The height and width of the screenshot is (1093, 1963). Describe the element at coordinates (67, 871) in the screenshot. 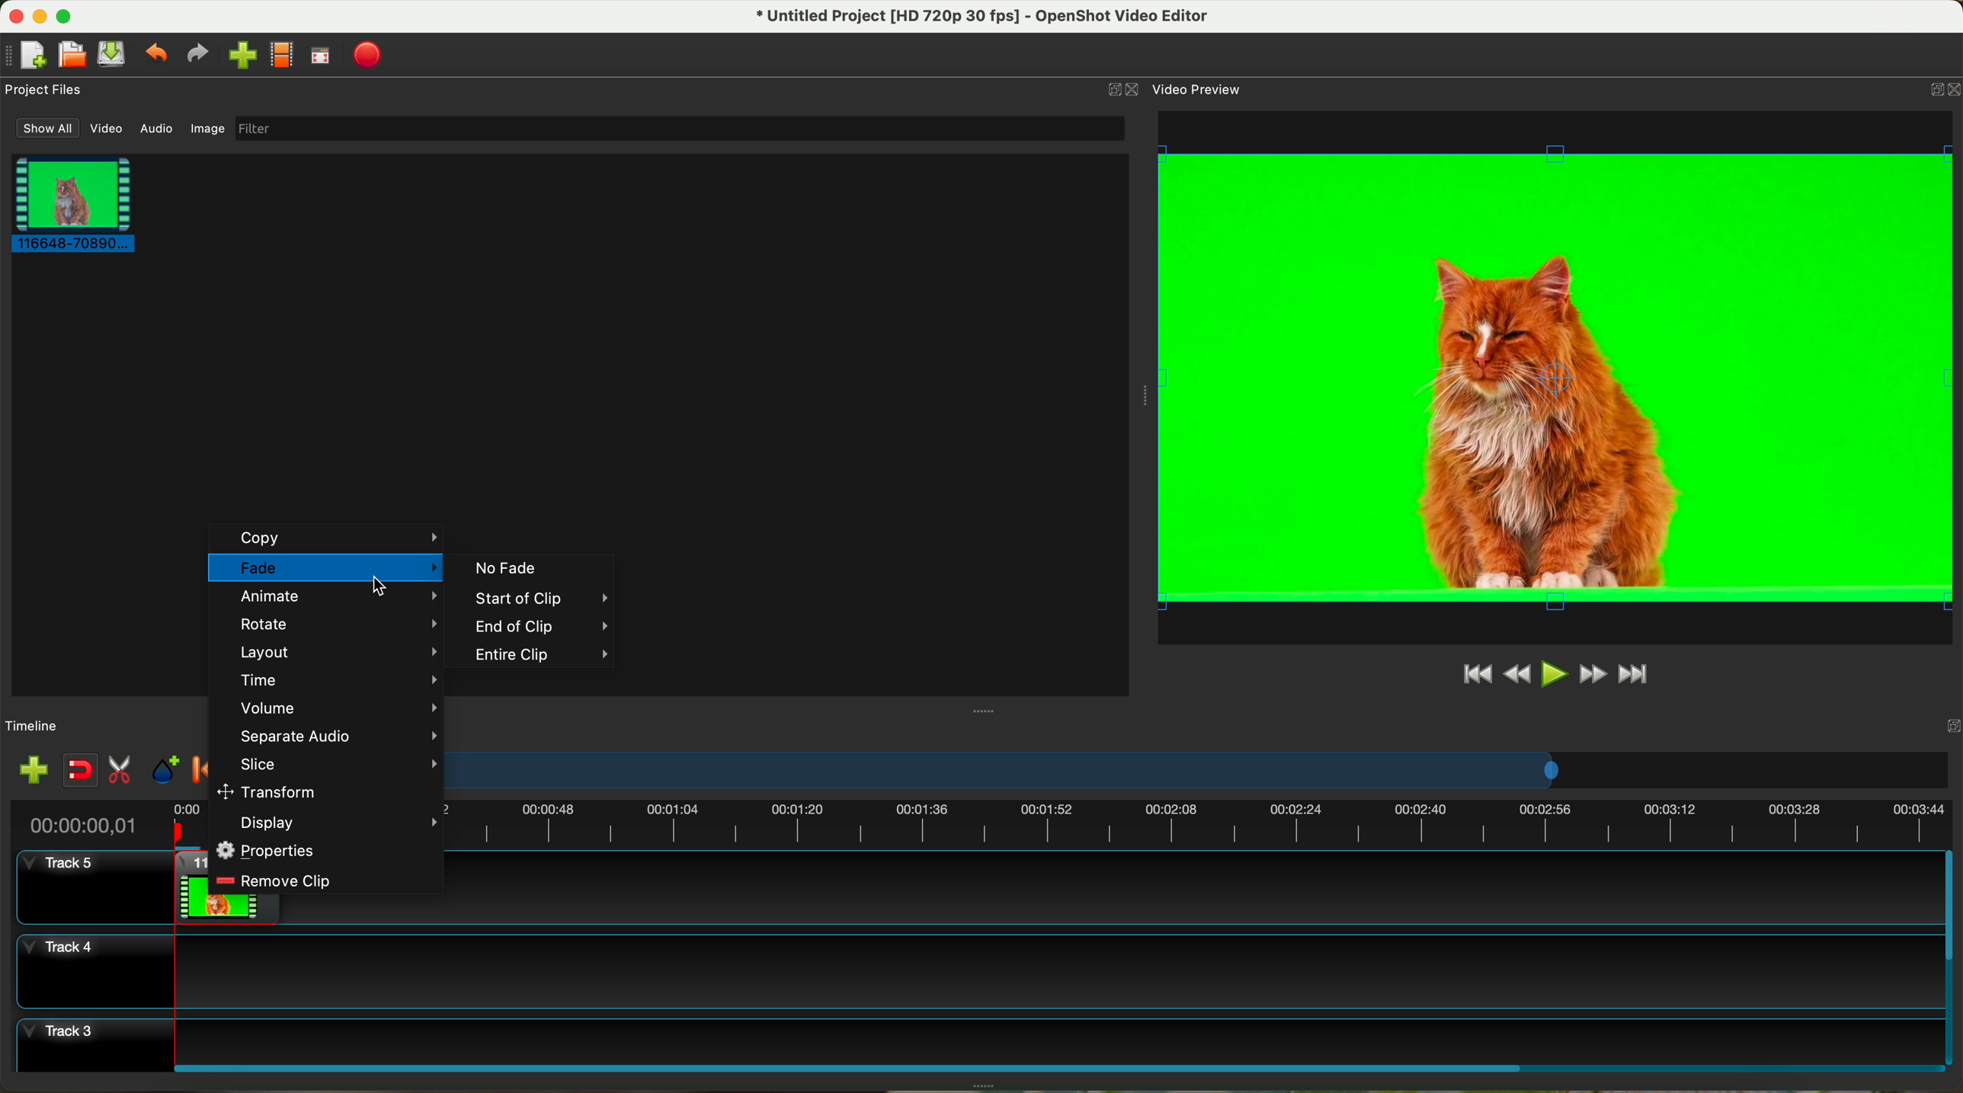

I see `track 5` at that location.